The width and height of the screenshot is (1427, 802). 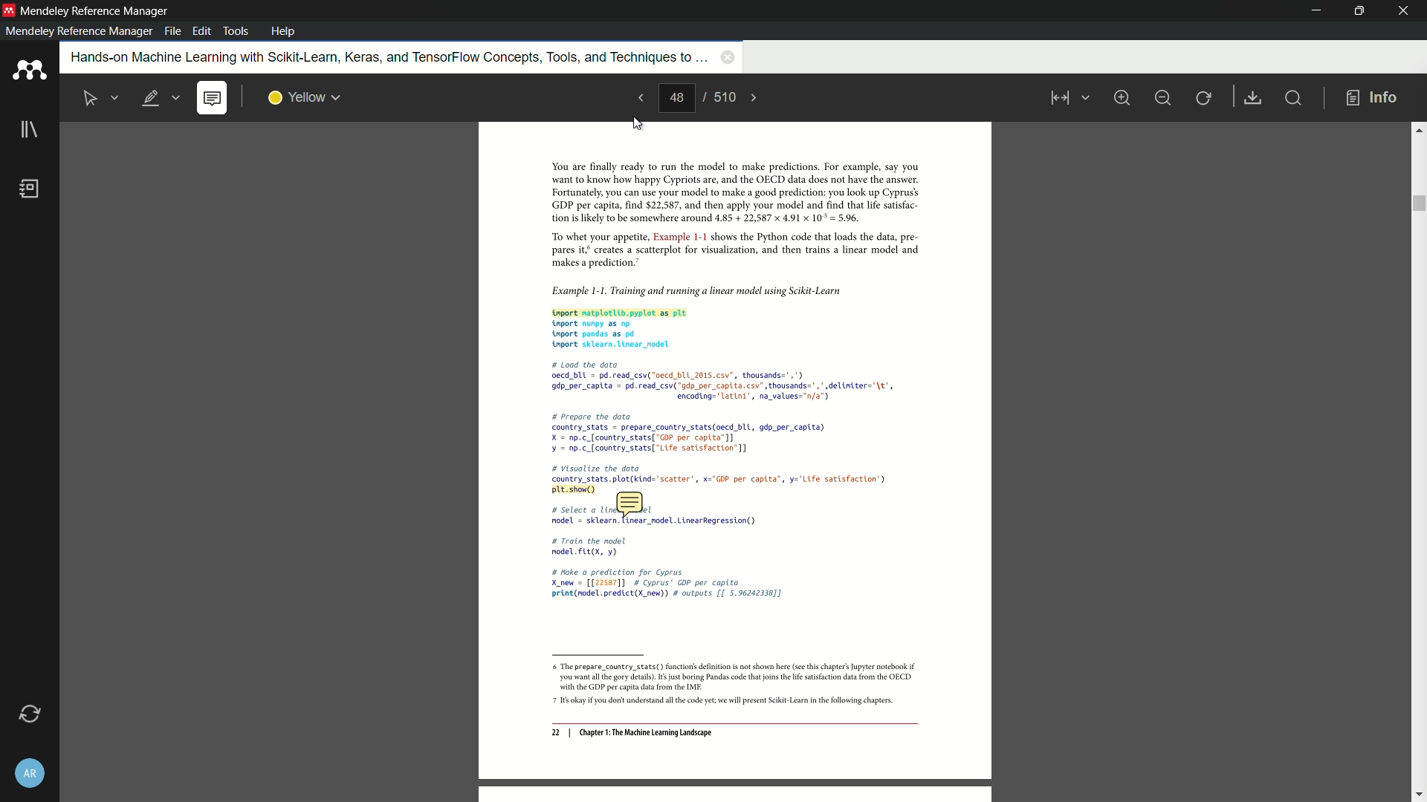 I want to click on save, so click(x=1254, y=99).